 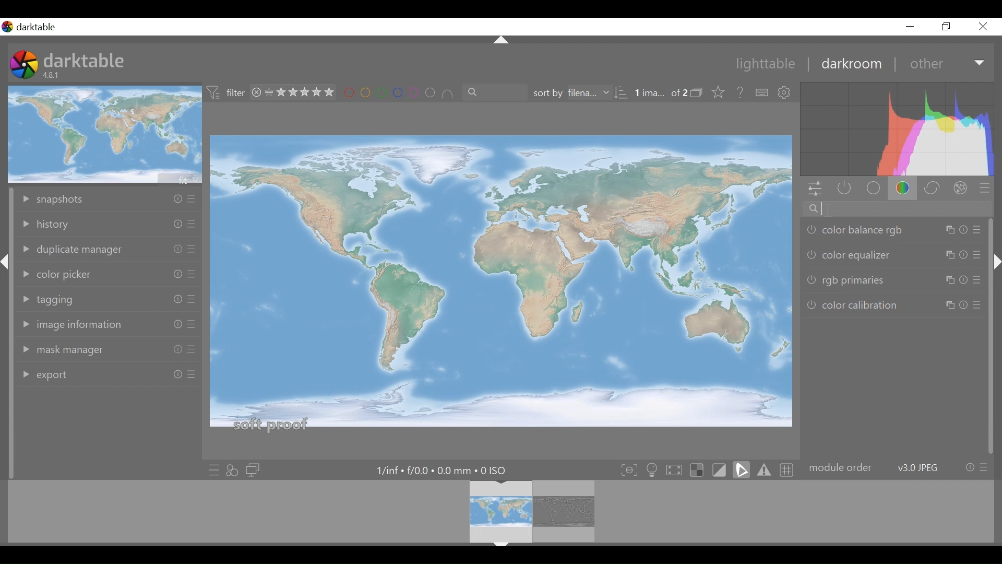 What do you see at coordinates (255, 92) in the screenshot?
I see `close` at bounding box center [255, 92].